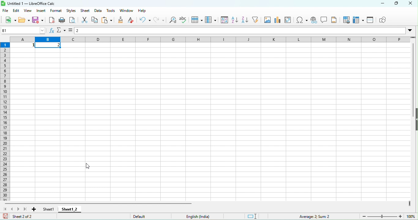 The width and height of the screenshot is (418, 220). I want to click on zoom, so click(389, 216).